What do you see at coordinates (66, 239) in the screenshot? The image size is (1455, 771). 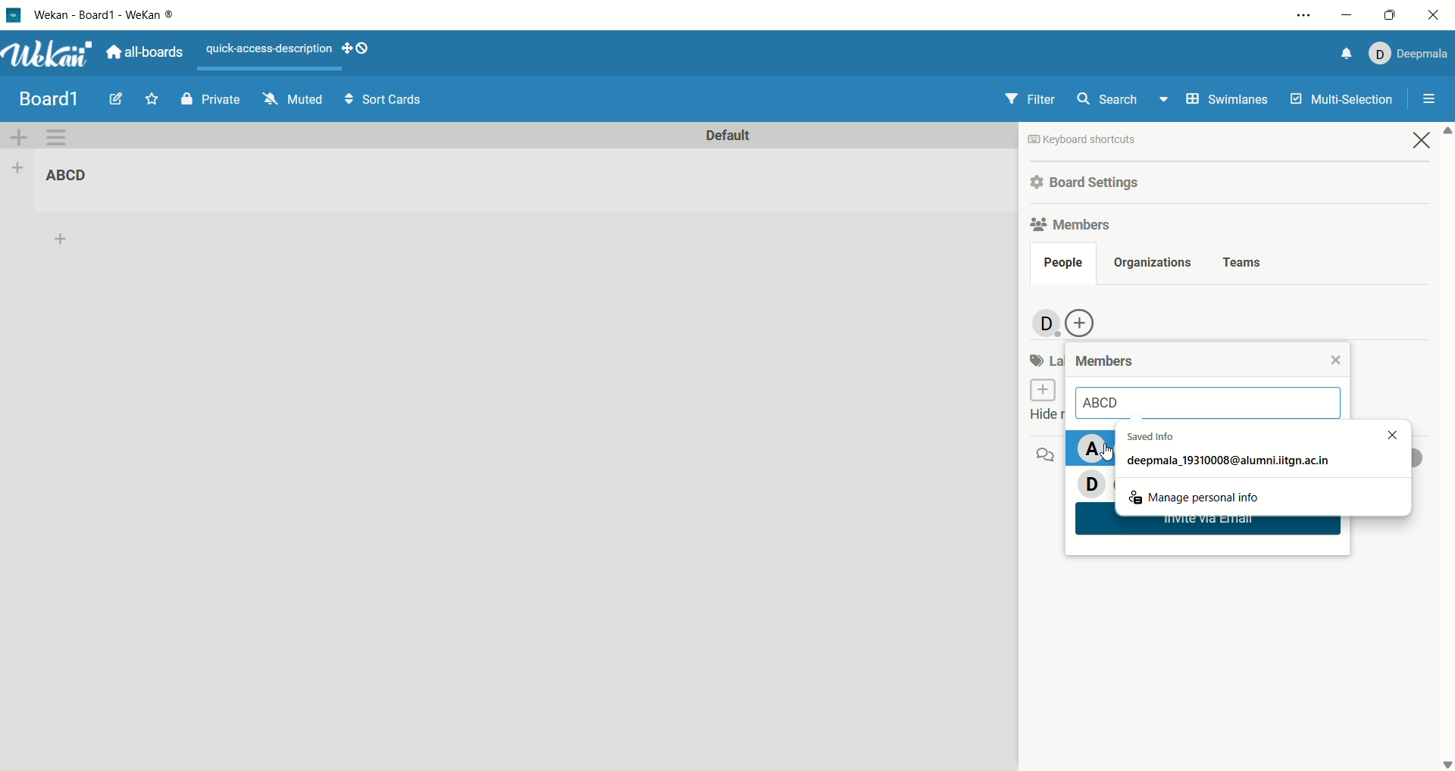 I see `add` at bounding box center [66, 239].